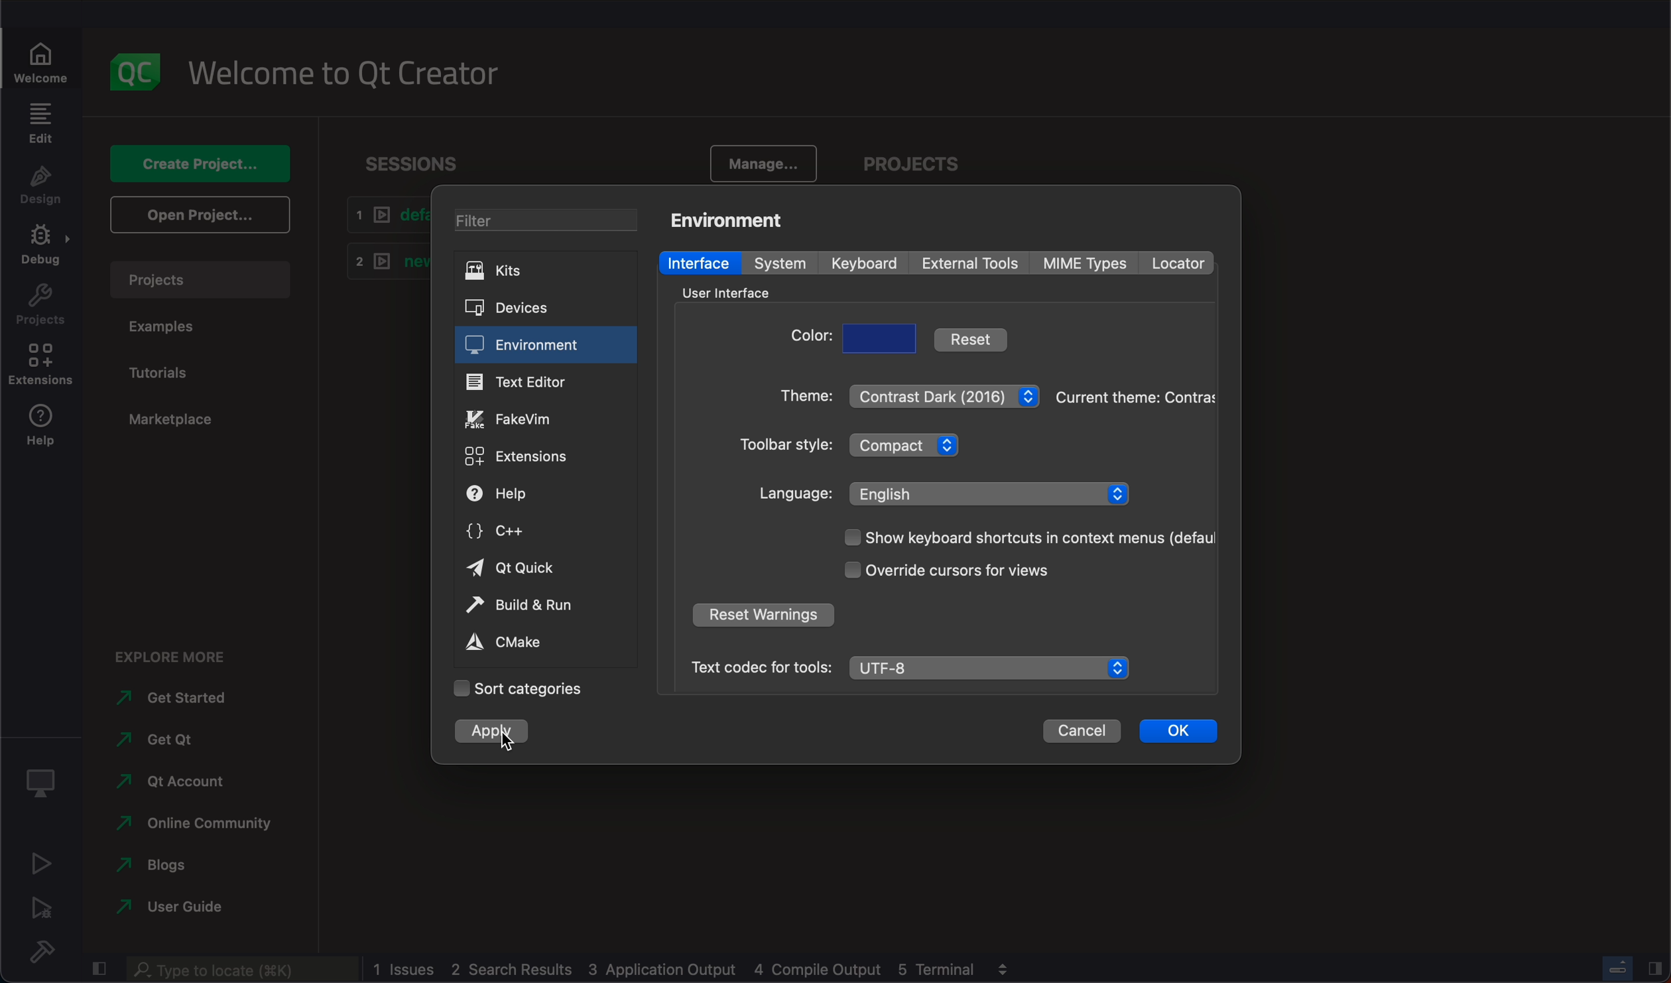 Image resolution: width=1671 pixels, height=983 pixels. Describe the element at coordinates (1617, 966) in the screenshot. I see `progress bar` at that location.